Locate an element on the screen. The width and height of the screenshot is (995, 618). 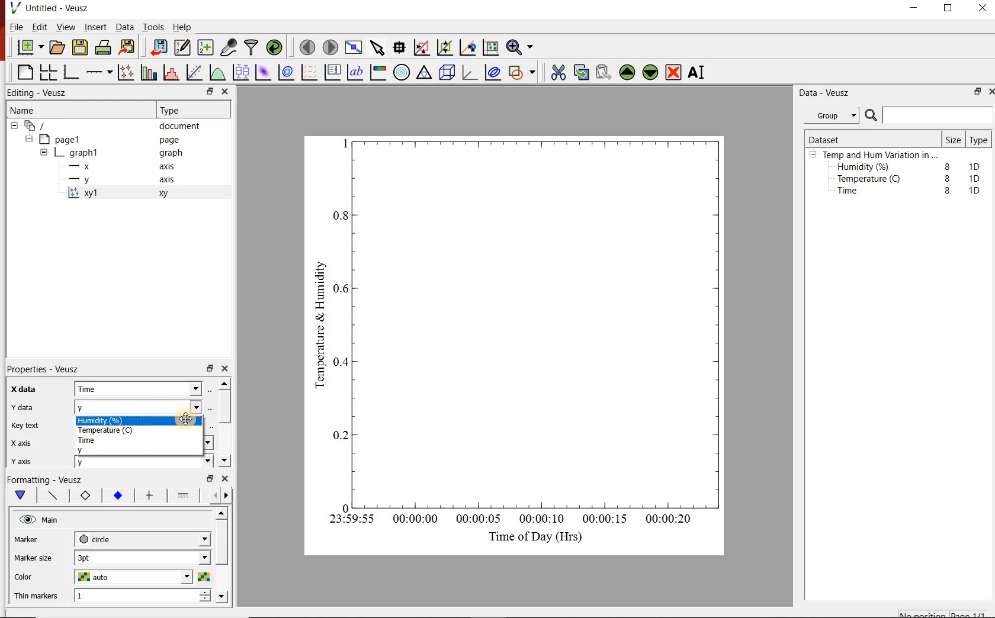
reload linked datasets is located at coordinates (274, 48).